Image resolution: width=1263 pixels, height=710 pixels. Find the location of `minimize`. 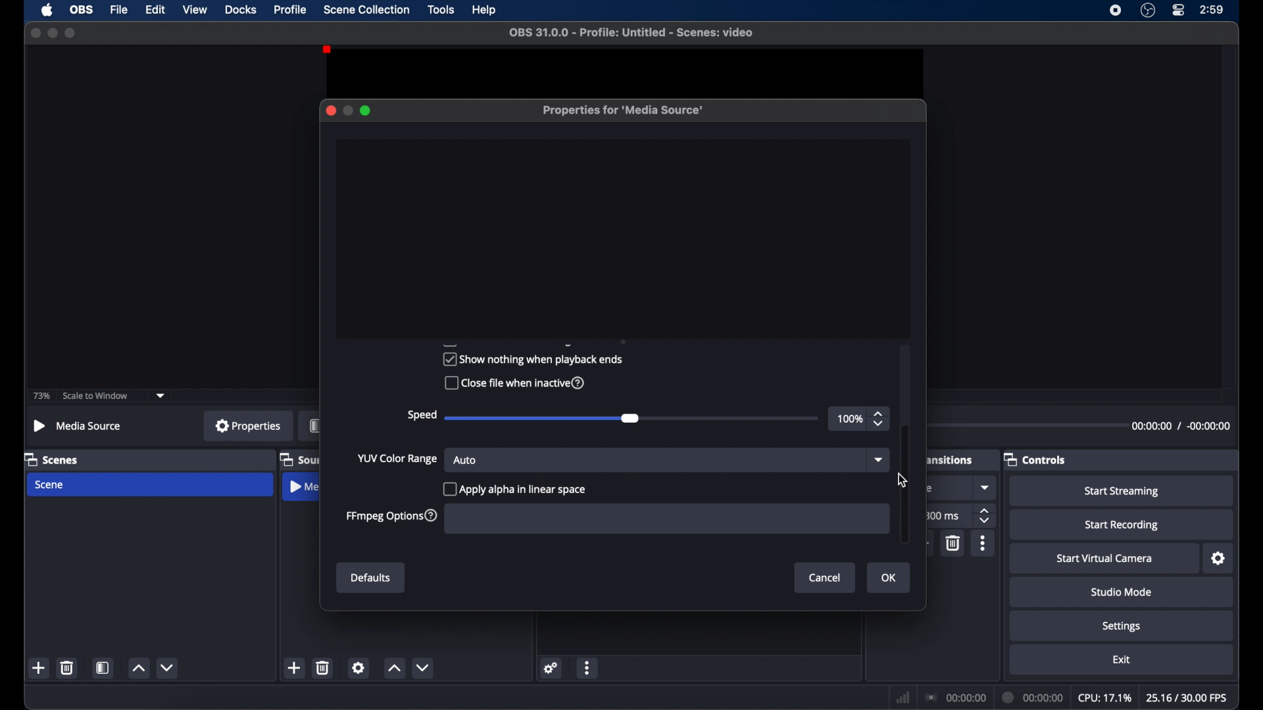

minimize is located at coordinates (347, 110).